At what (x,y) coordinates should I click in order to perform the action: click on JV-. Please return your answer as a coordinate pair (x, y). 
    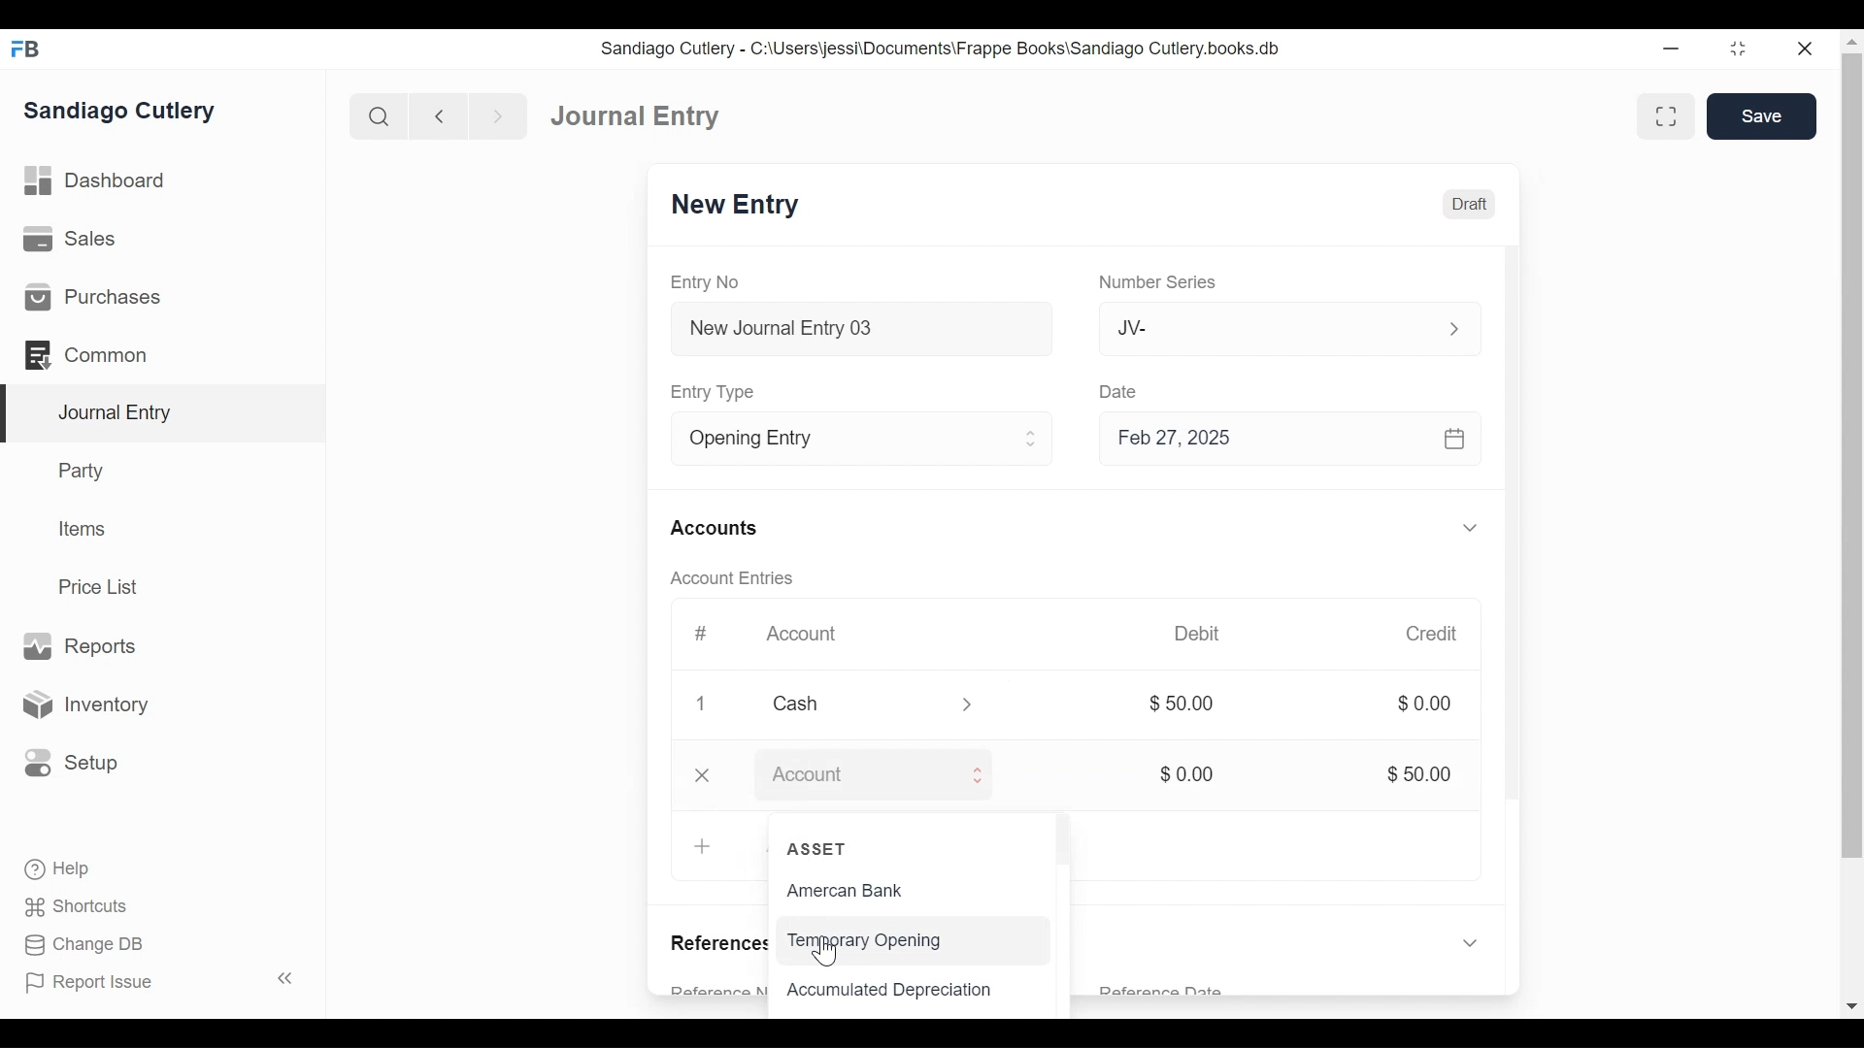
    Looking at the image, I should click on (1267, 327).